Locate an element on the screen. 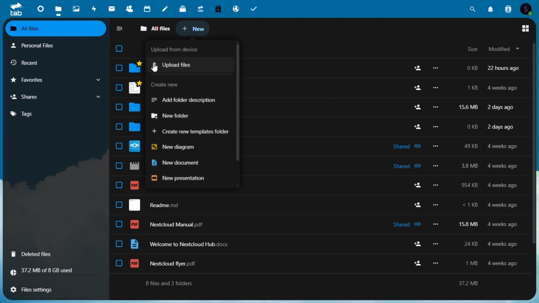 The height and width of the screenshot is (303, 539). Contacts is located at coordinates (507, 8).